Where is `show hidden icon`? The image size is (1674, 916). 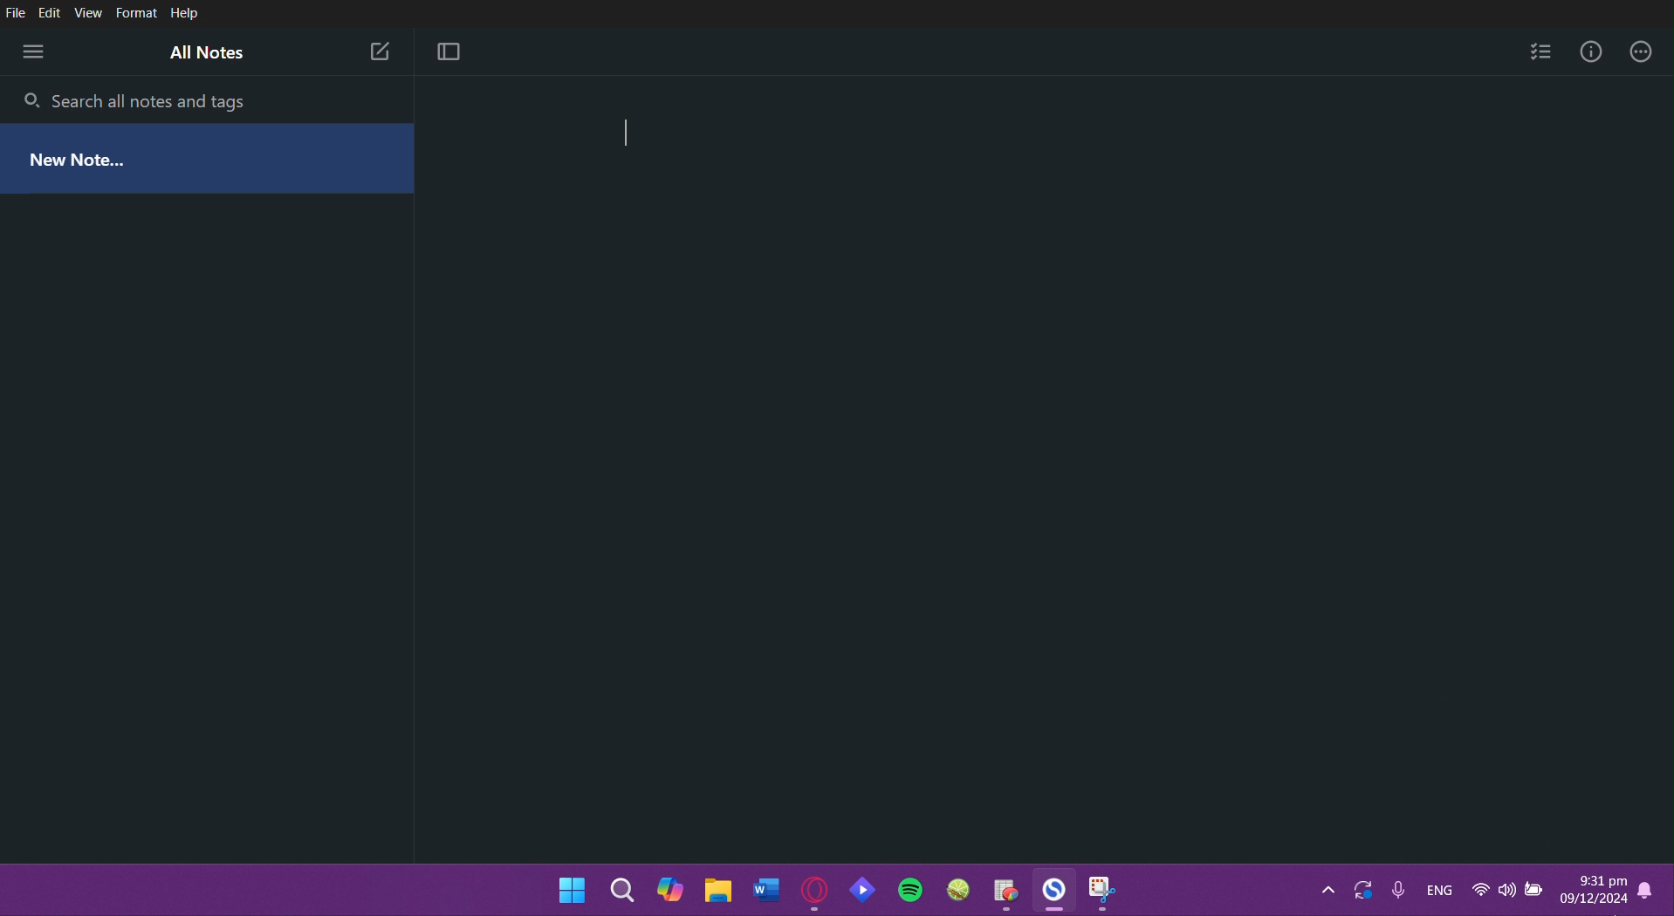 show hidden icon is located at coordinates (1315, 888).